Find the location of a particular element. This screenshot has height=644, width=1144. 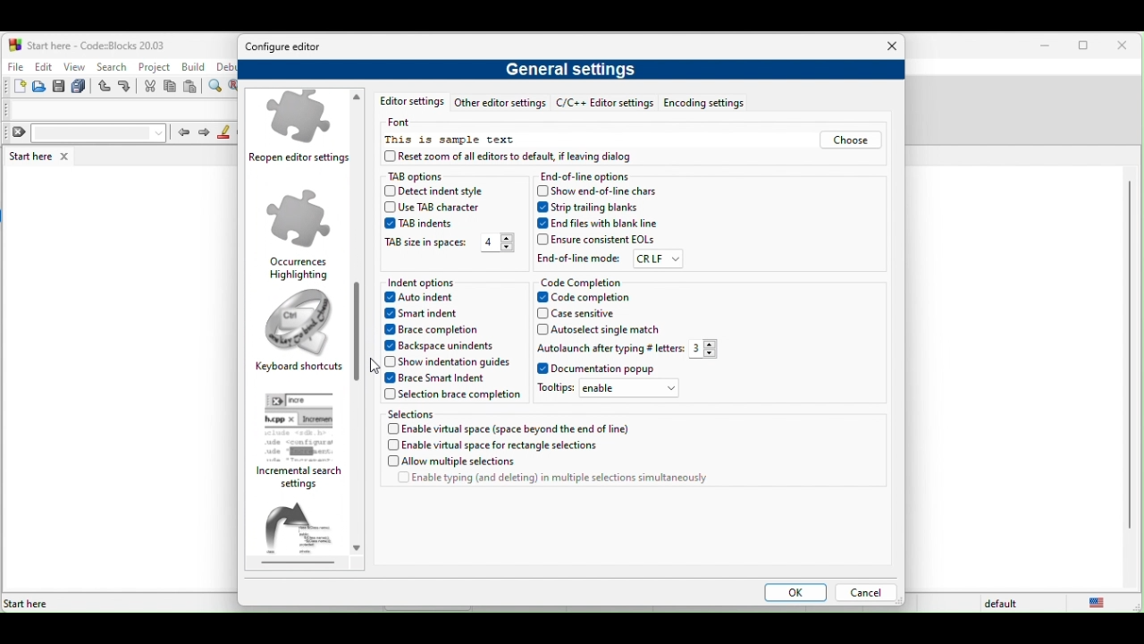

4 is located at coordinates (497, 243).